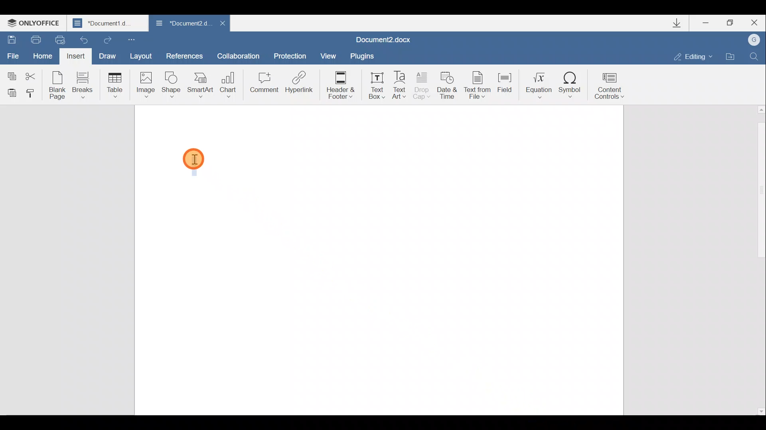 This screenshot has height=430, width=766. Describe the element at coordinates (733, 22) in the screenshot. I see `Maximize` at that location.